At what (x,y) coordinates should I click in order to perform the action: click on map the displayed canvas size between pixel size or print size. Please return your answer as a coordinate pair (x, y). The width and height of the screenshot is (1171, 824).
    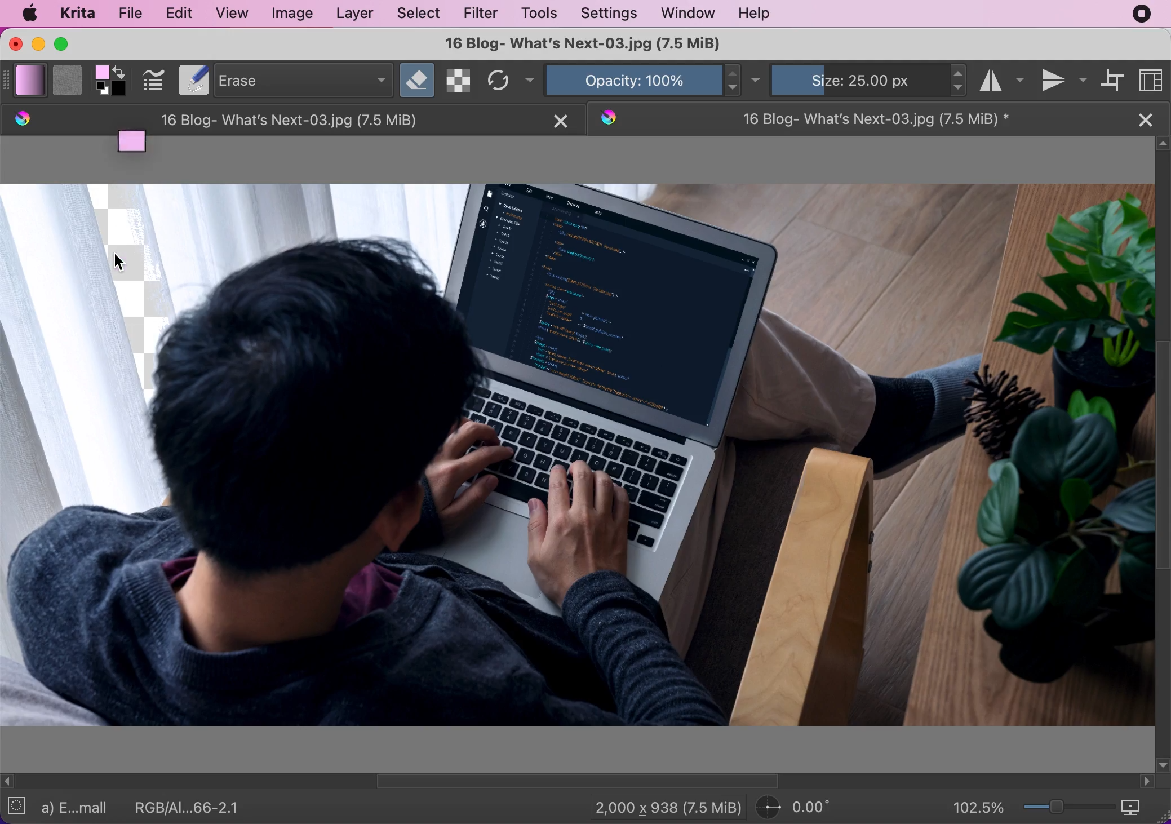
    Looking at the image, I should click on (1137, 807).